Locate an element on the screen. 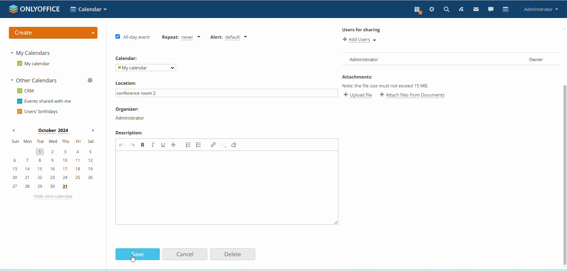  Note: the file size must not exceed 15 mb is located at coordinates (386, 86).